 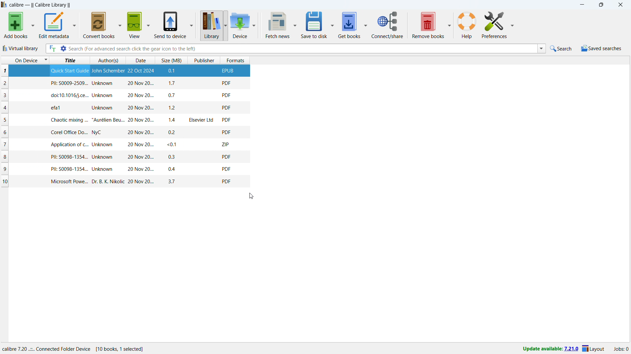 I want to click on fetch news, so click(x=276, y=25).